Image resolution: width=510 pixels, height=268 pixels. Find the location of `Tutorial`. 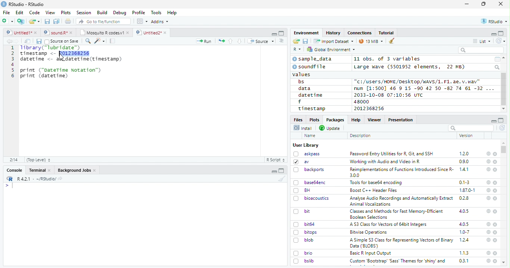

Tutorial is located at coordinates (387, 33).